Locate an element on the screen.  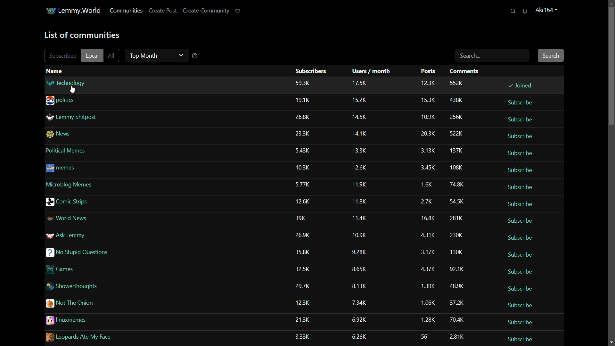
name is located at coordinates (54, 70).